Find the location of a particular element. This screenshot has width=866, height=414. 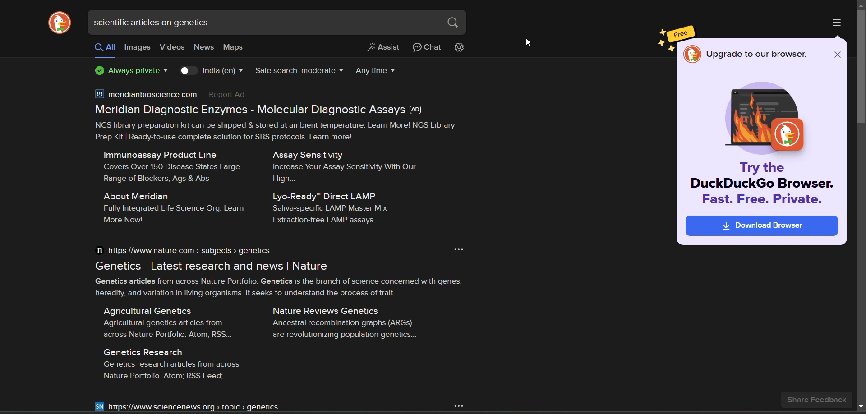

[®] meridianbioscience.com Re A

Meridian Diagnostic Enzymes - Molecular Diagnostic Assays

NGS library preparation kit can be shipped & stored at ambient temperature. Learn More! NGS Library
Prep Kit | Ready-to-use complete solution for SBS protocols. Learn more! is located at coordinates (276, 112).